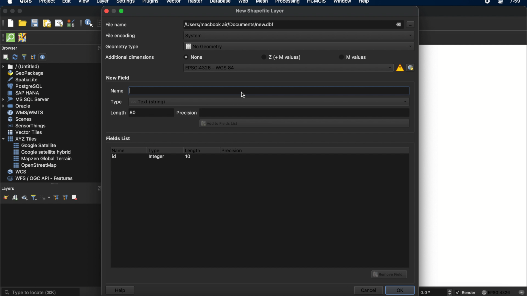  Describe the element at coordinates (343, 2) in the screenshot. I see `window` at that location.